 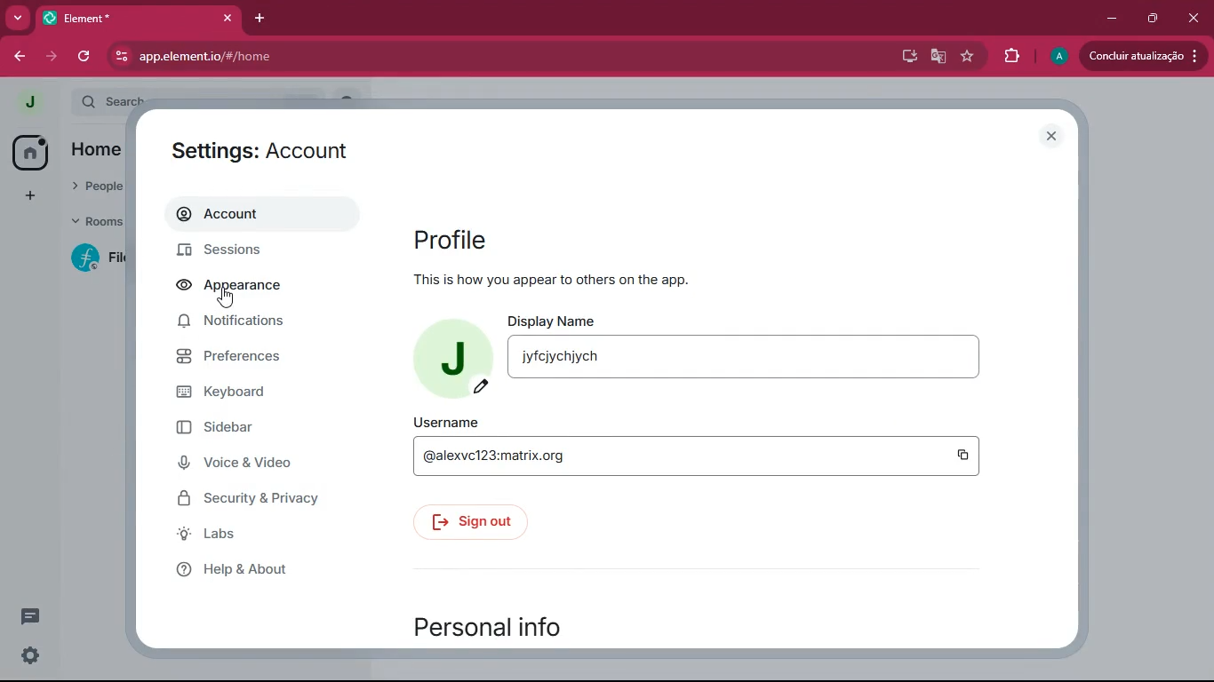 I want to click on Element*, so click(x=127, y=17).